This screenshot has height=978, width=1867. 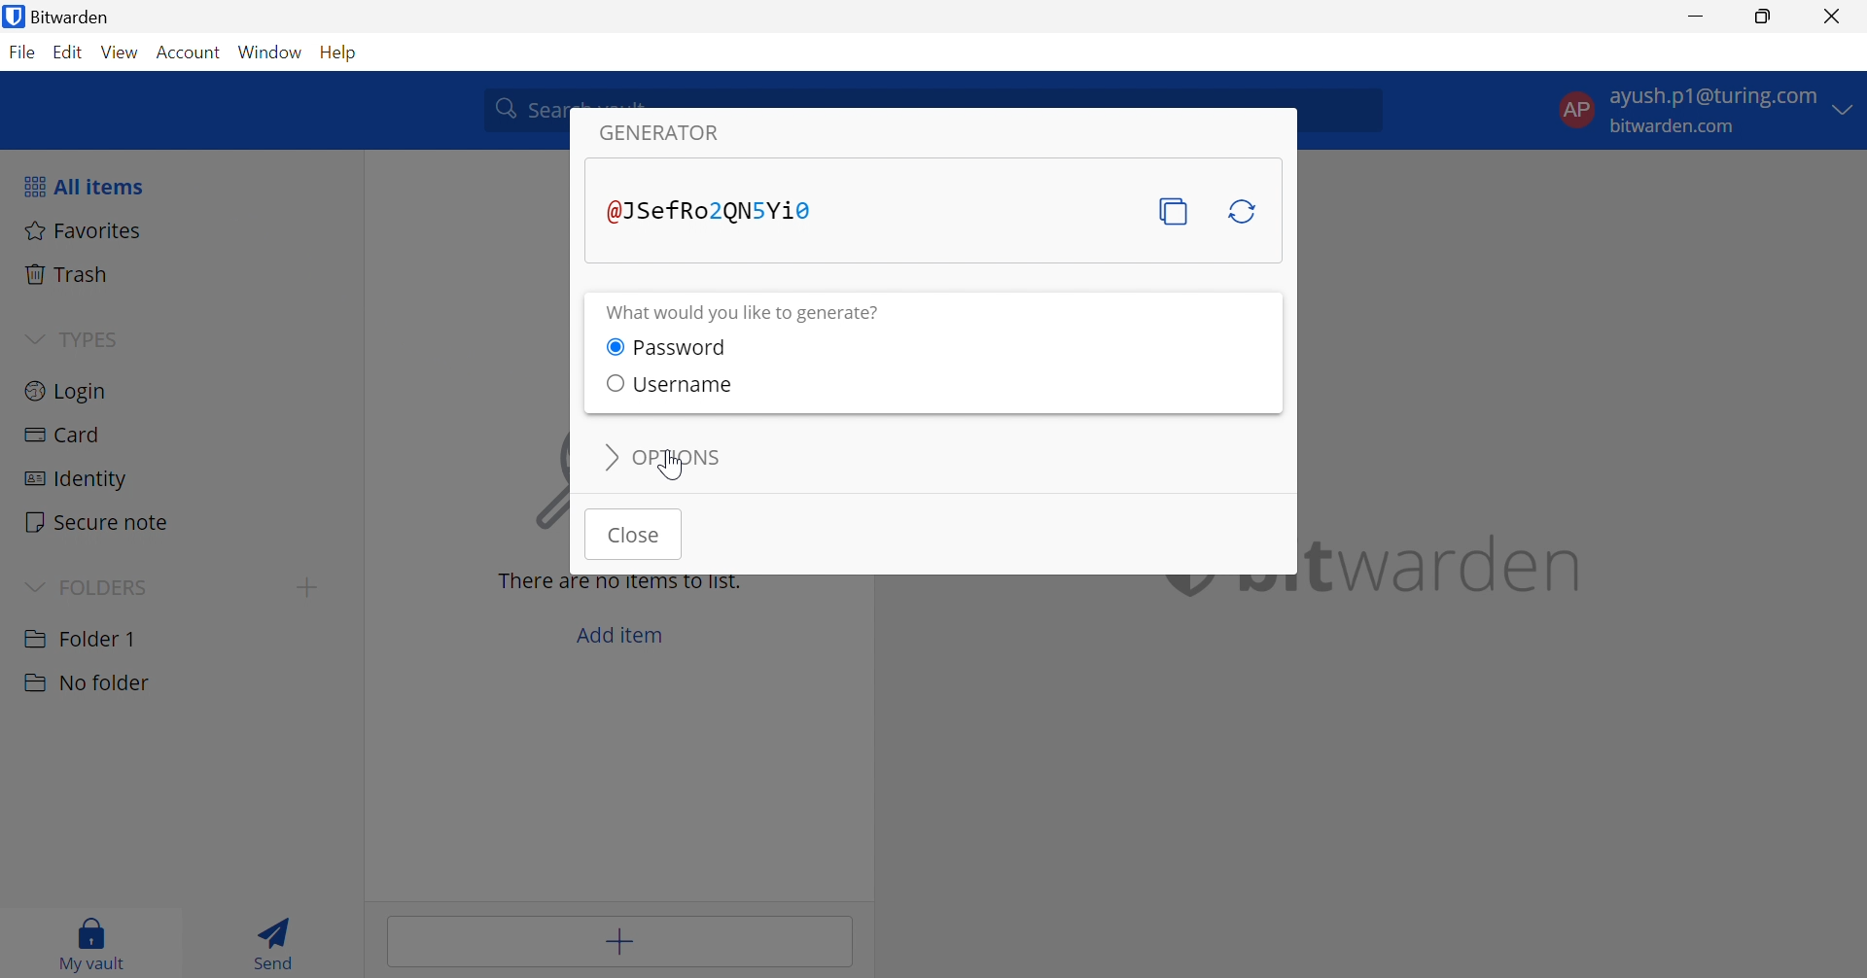 What do you see at coordinates (108, 584) in the screenshot?
I see `FOLDERS` at bounding box center [108, 584].